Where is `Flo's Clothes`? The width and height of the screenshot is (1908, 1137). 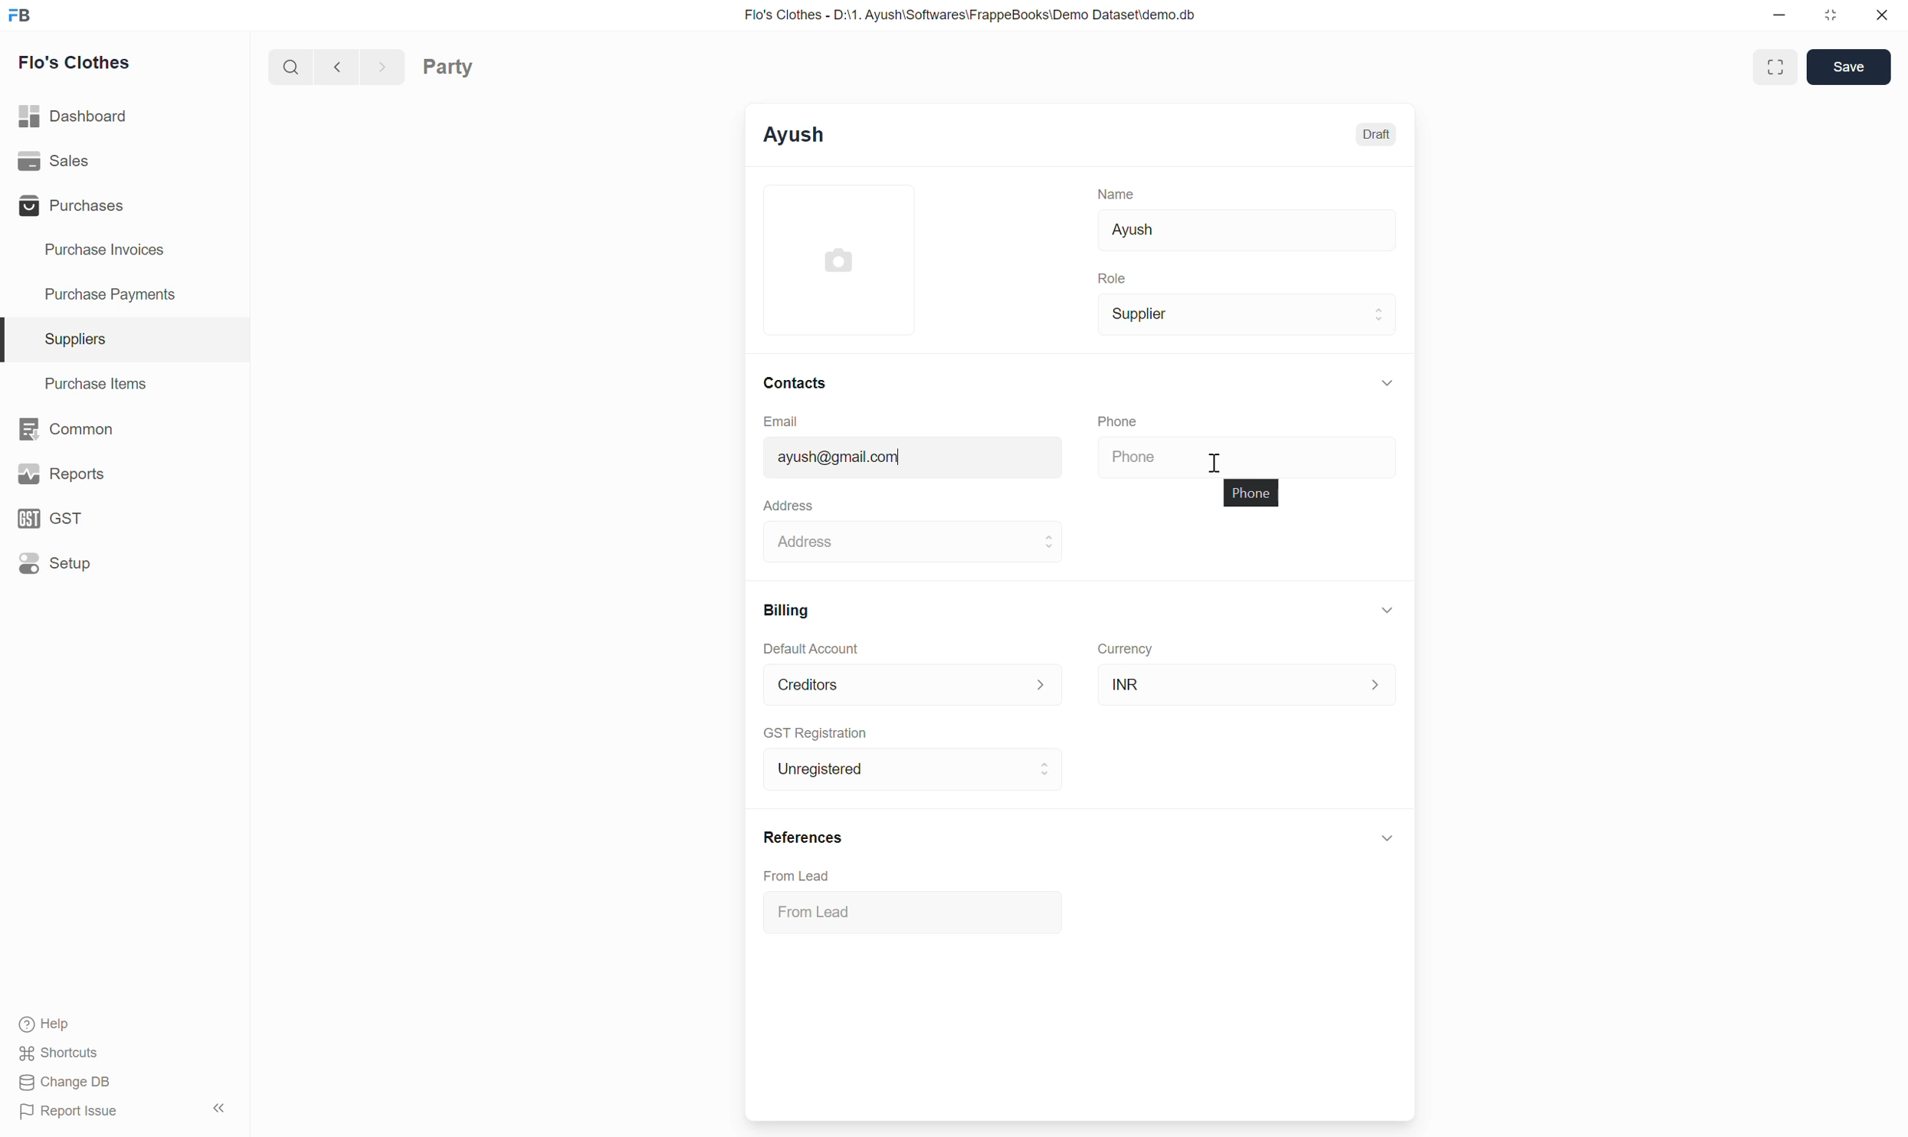
Flo's Clothes is located at coordinates (74, 61).